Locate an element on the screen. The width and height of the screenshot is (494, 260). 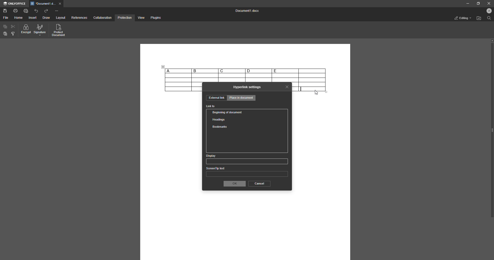
Restore is located at coordinates (477, 3).